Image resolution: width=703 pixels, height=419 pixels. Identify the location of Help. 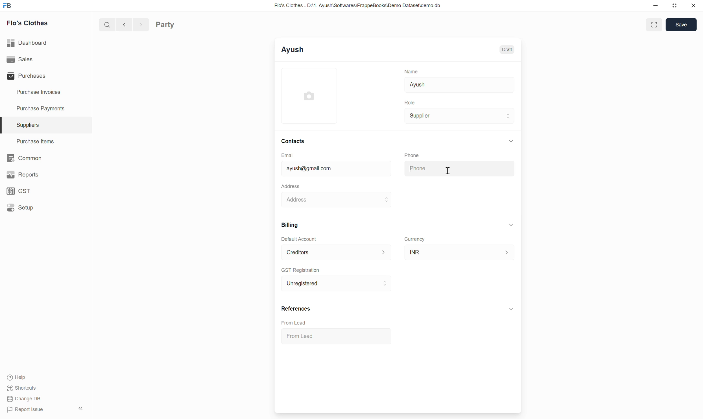
(22, 377).